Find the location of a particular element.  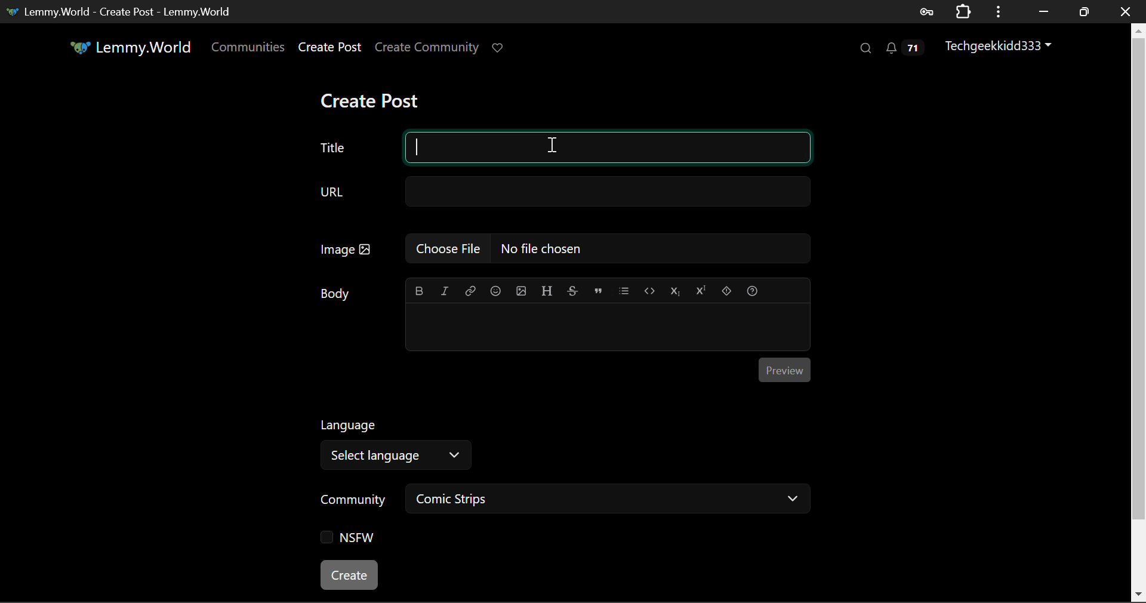

italic is located at coordinates (446, 288).